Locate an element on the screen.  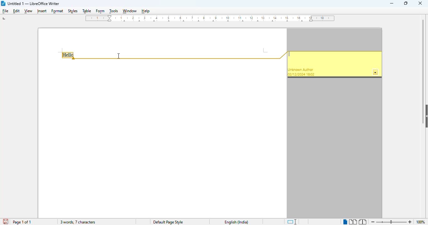
vertical scroll bar is located at coordinates (423, 60).